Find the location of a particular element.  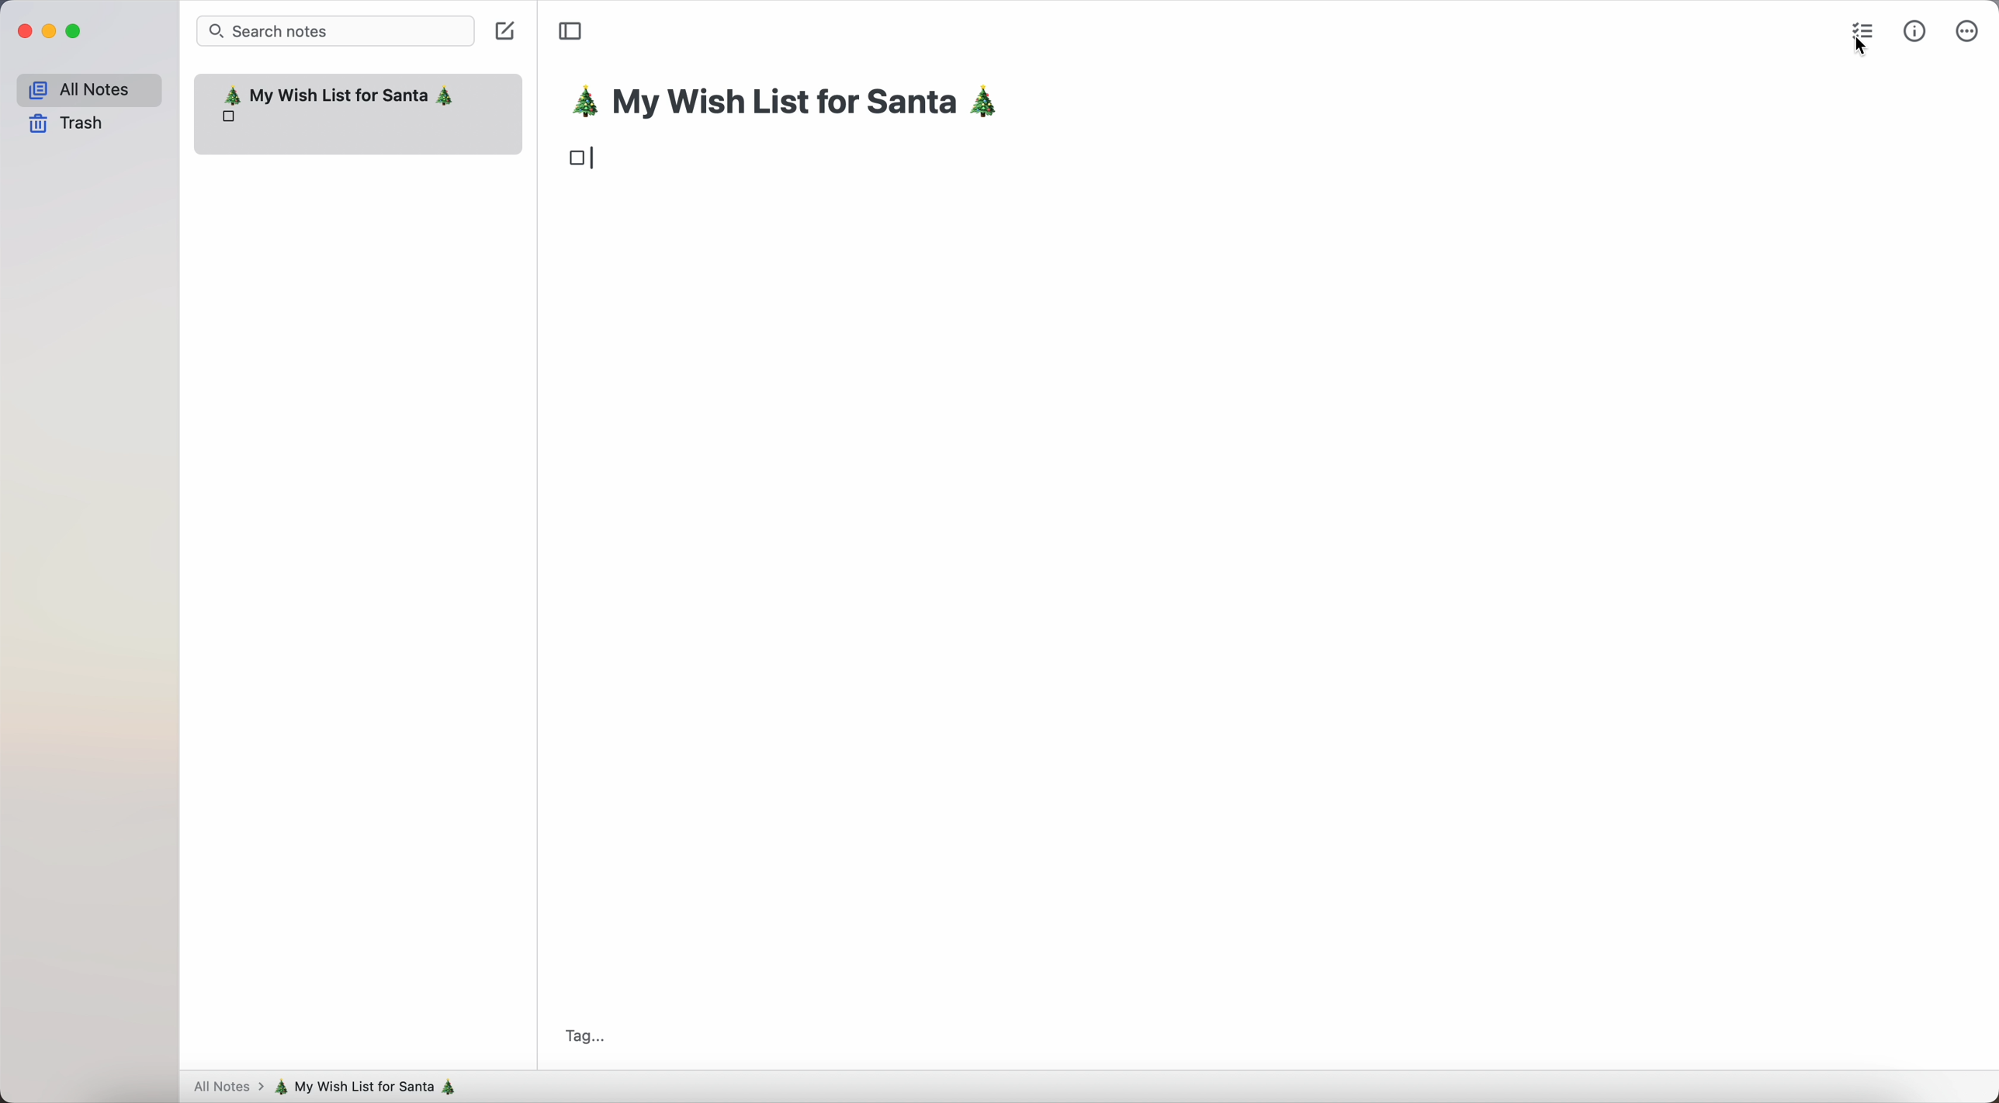

create note is located at coordinates (508, 34).